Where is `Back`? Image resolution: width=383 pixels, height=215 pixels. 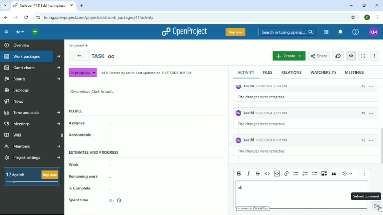 Back is located at coordinates (79, 56).